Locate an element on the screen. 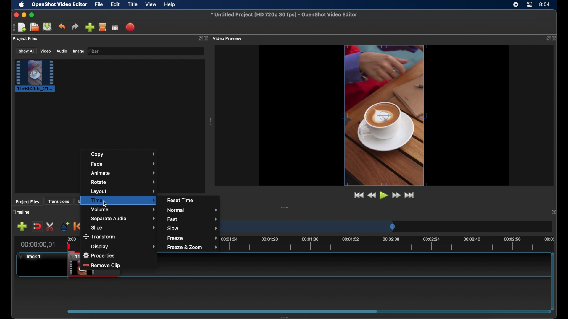 The width and height of the screenshot is (568, 319). fade menu is located at coordinates (124, 164).